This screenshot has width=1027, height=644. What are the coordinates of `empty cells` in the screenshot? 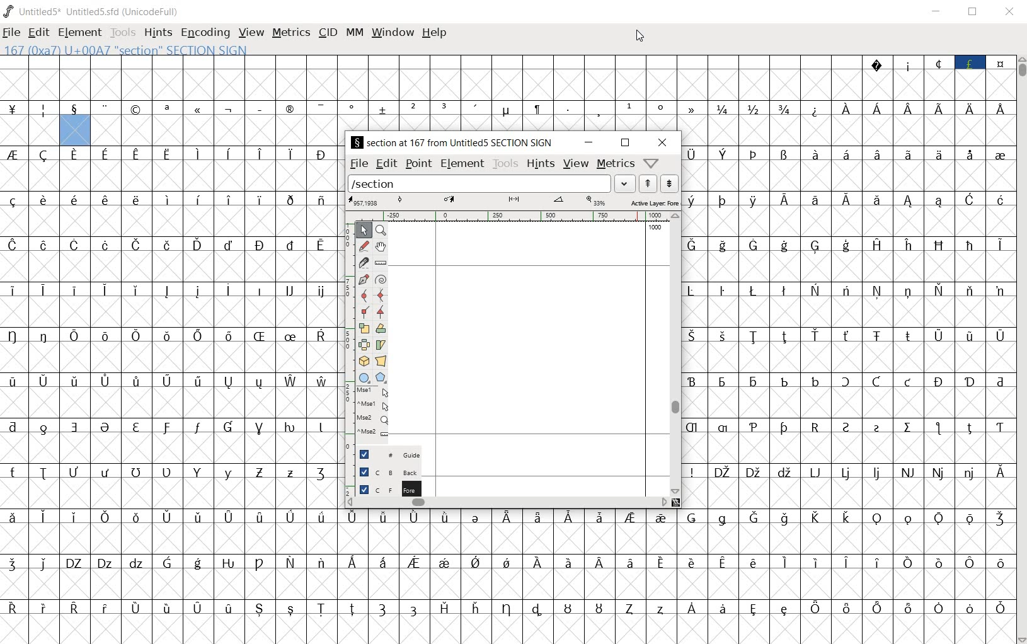 It's located at (847, 403).